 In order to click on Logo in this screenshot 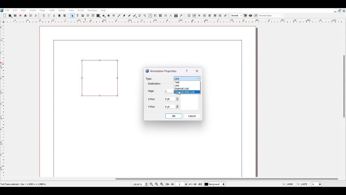, I will do `click(2, 10)`.